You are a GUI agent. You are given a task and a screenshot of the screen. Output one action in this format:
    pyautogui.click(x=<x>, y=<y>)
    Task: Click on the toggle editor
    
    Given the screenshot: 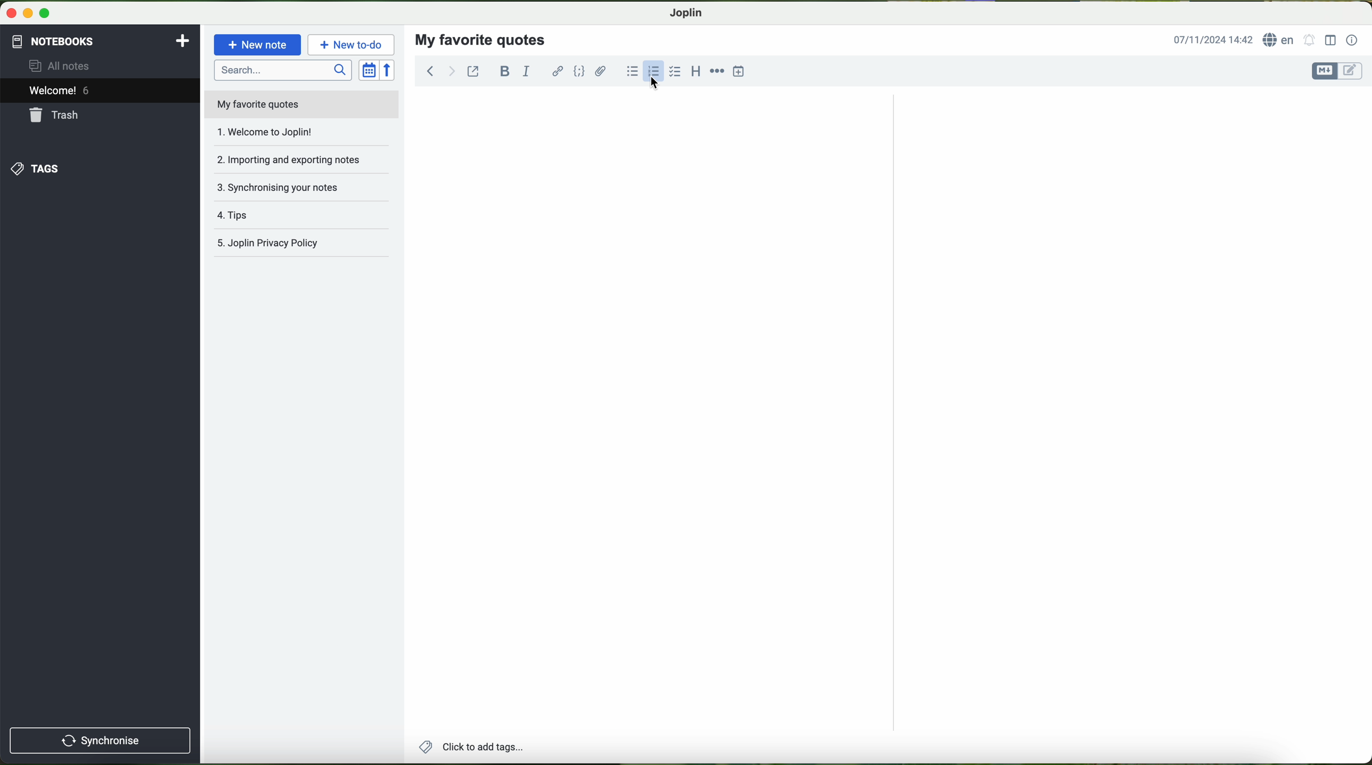 What is the action you would take?
    pyautogui.click(x=1337, y=70)
    